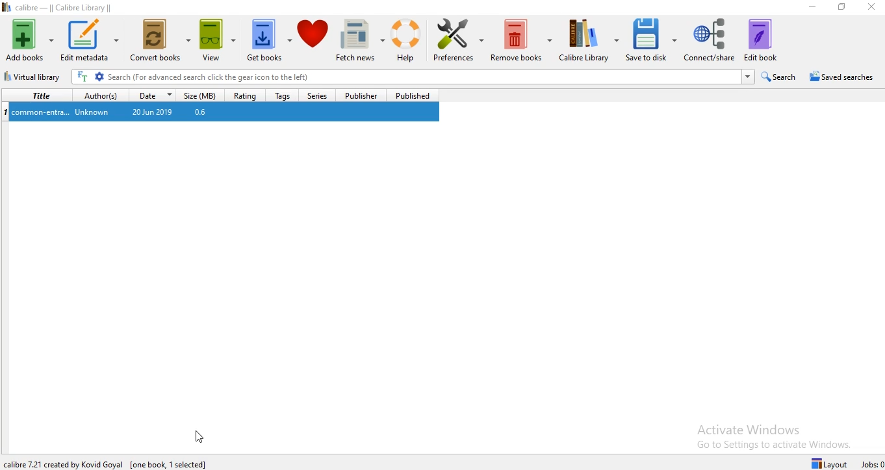 Image resolution: width=885 pixels, height=470 pixels. Describe the element at coordinates (159, 40) in the screenshot. I see `Convert books` at that location.